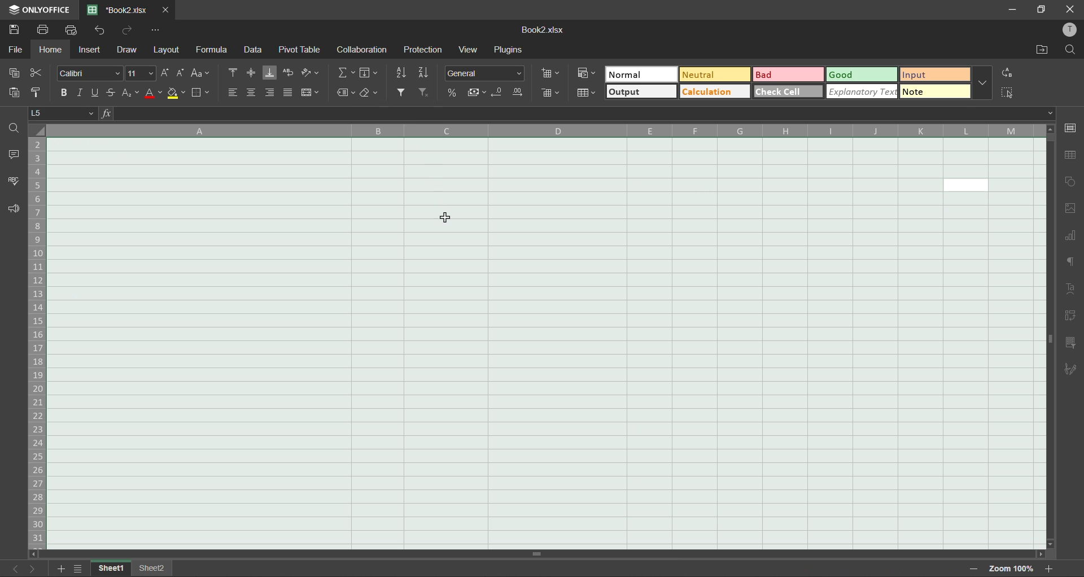 The height and width of the screenshot is (577, 1084). Describe the element at coordinates (1008, 93) in the screenshot. I see `select all` at that location.